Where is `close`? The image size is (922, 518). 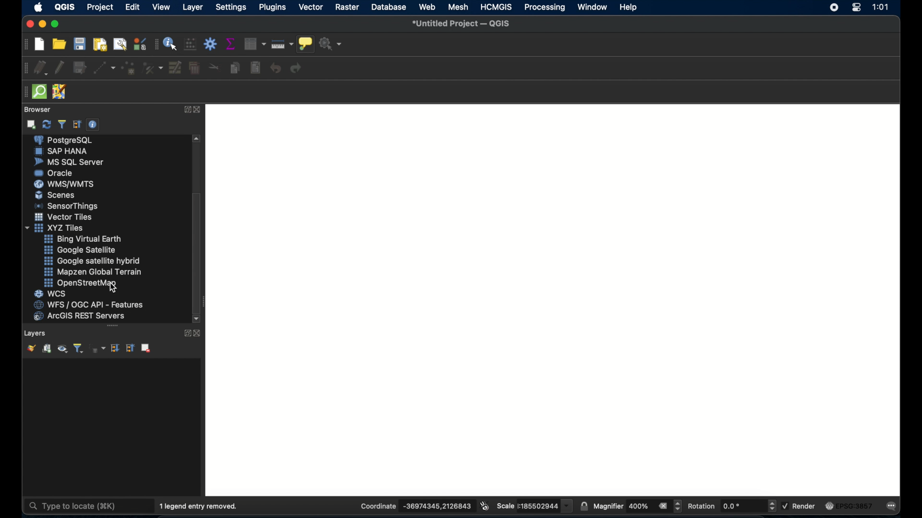 close is located at coordinates (200, 333).